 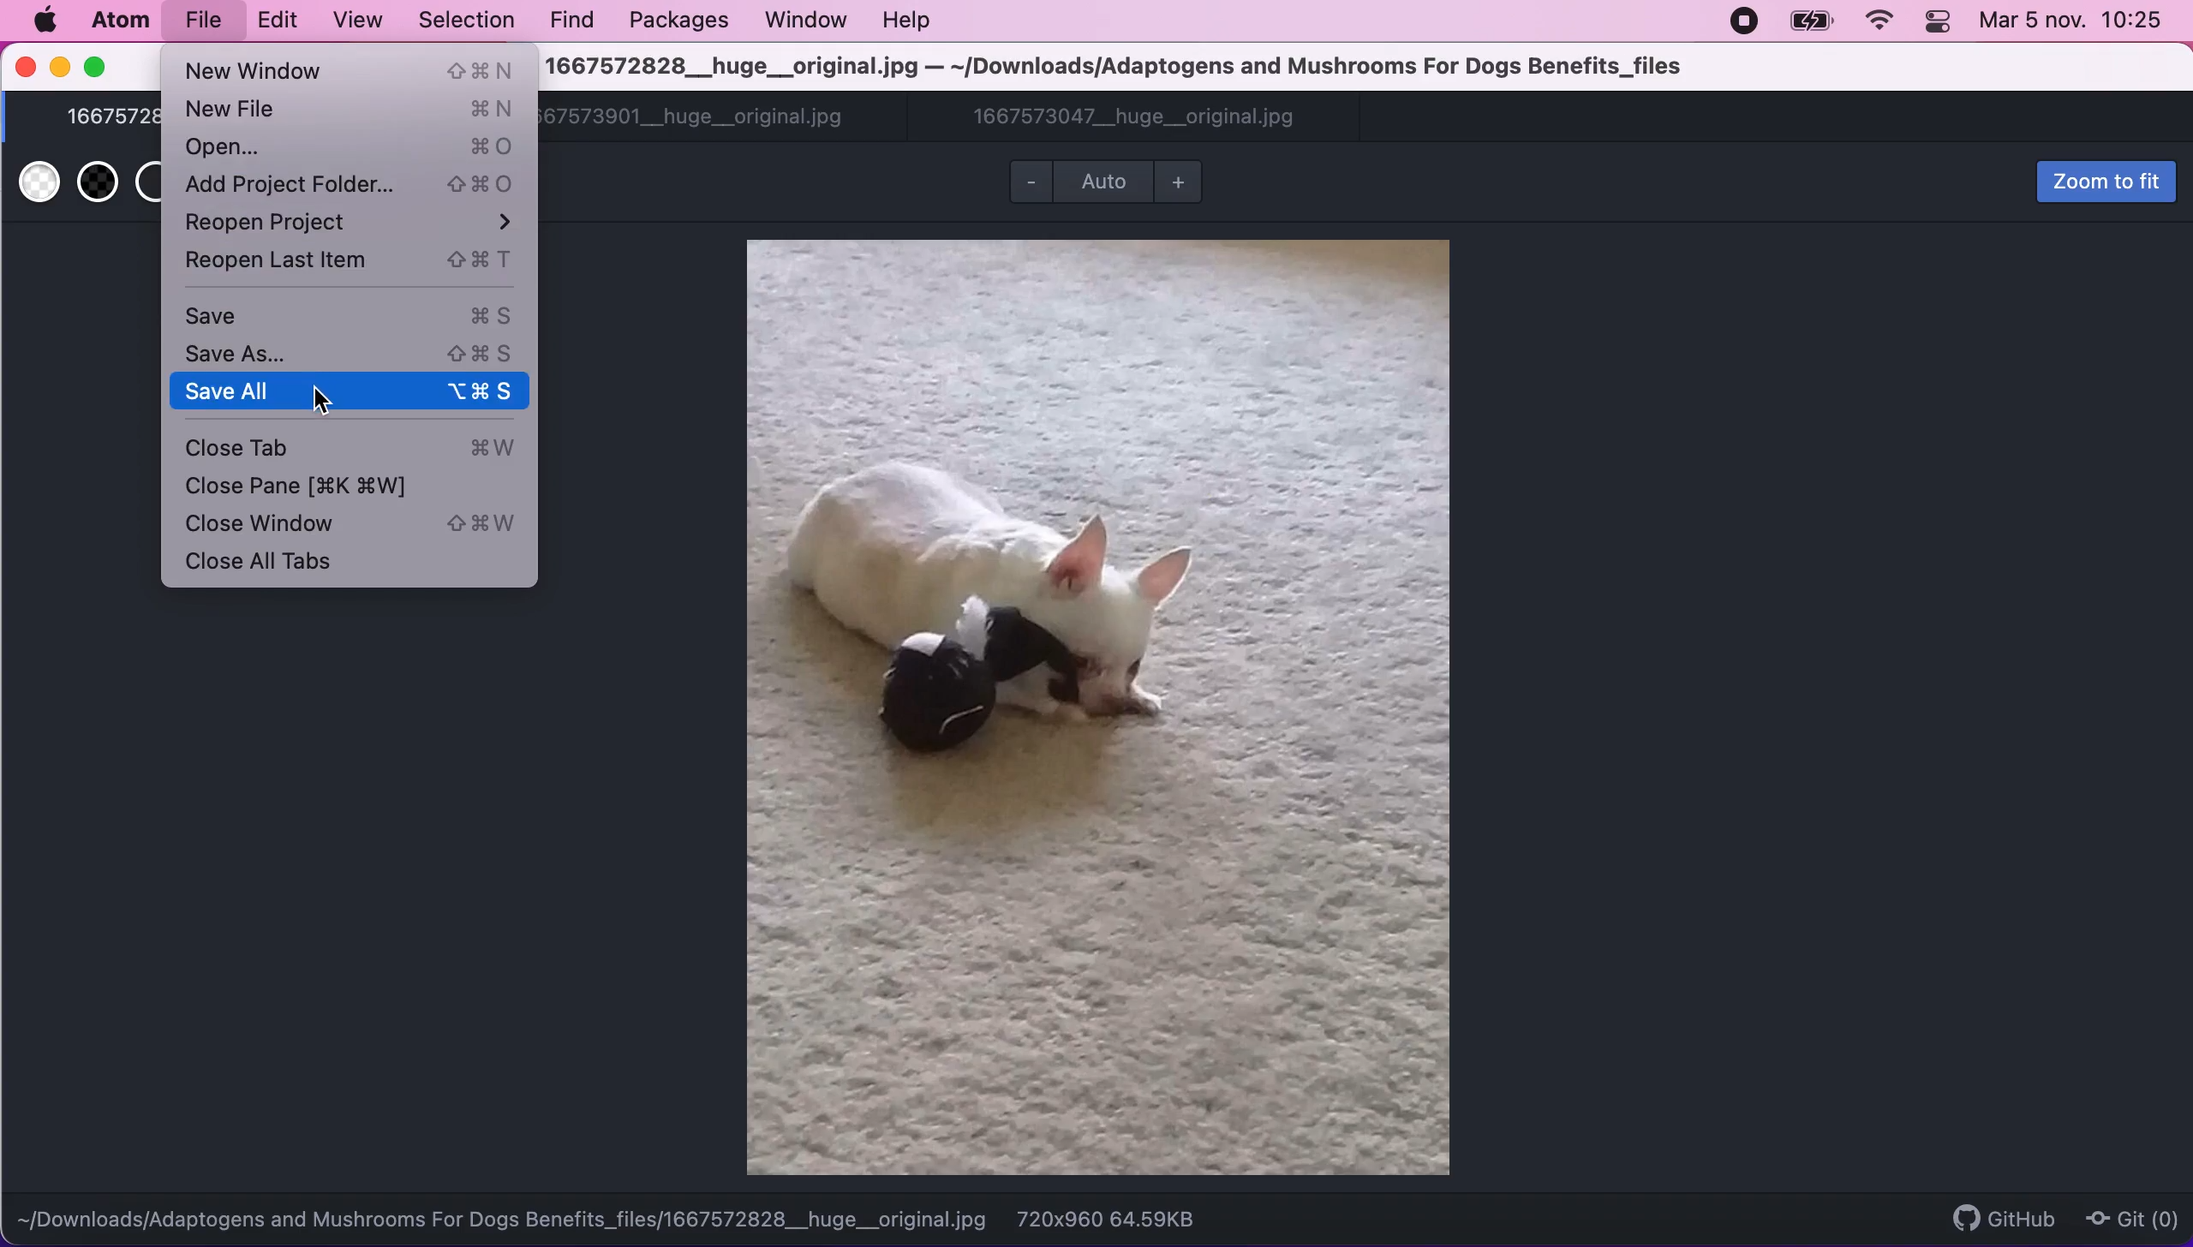 I want to click on battery, so click(x=1808, y=25).